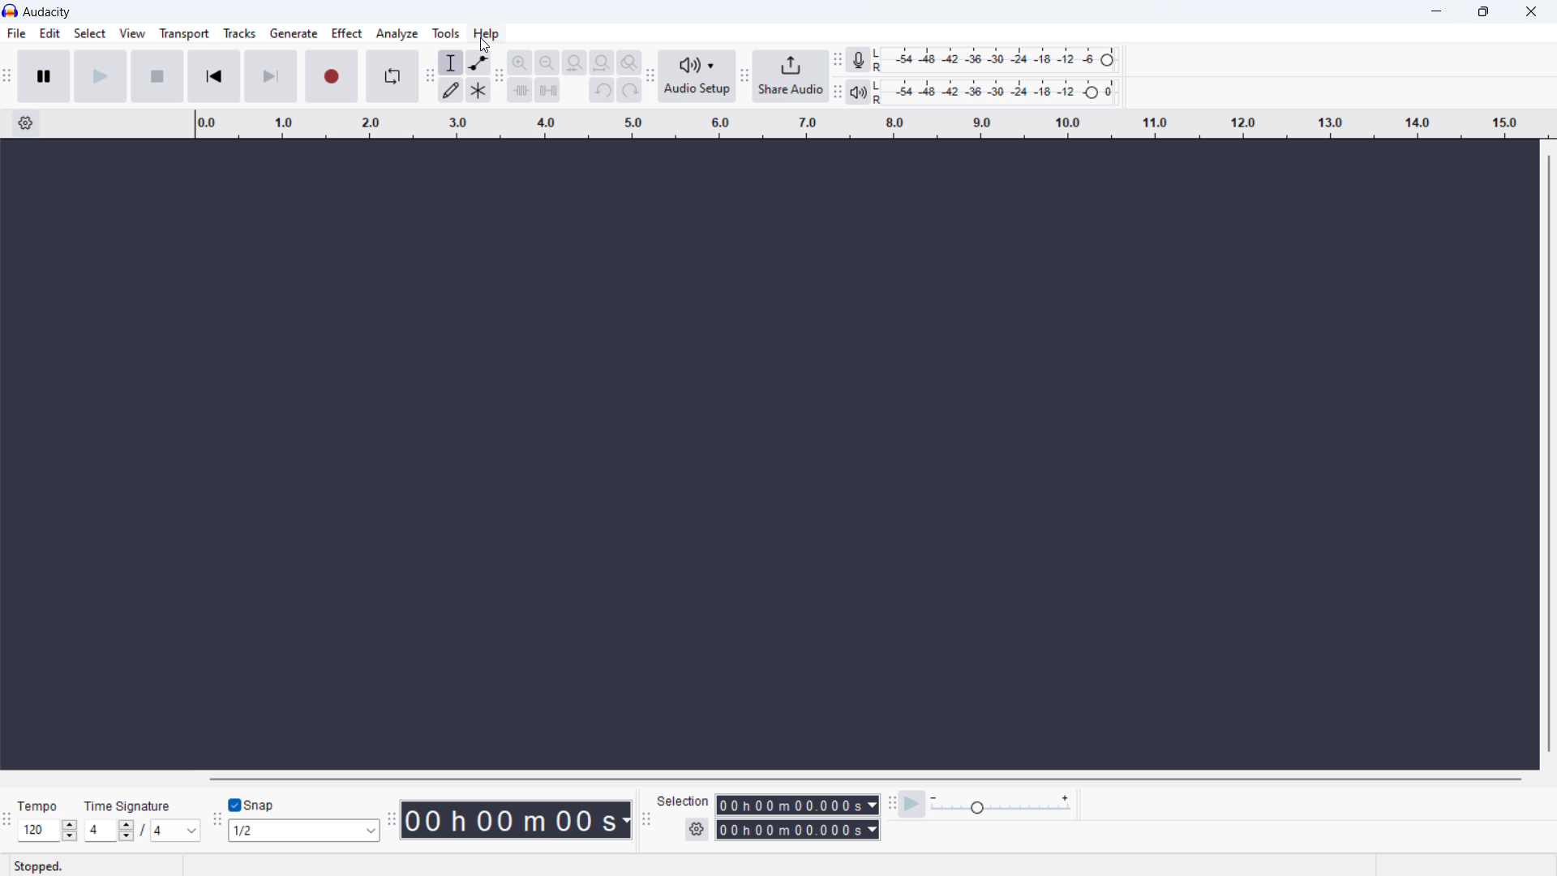 The height and width of the screenshot is (876, 1557). I want to click on fit selection to width, so click(574, 62).